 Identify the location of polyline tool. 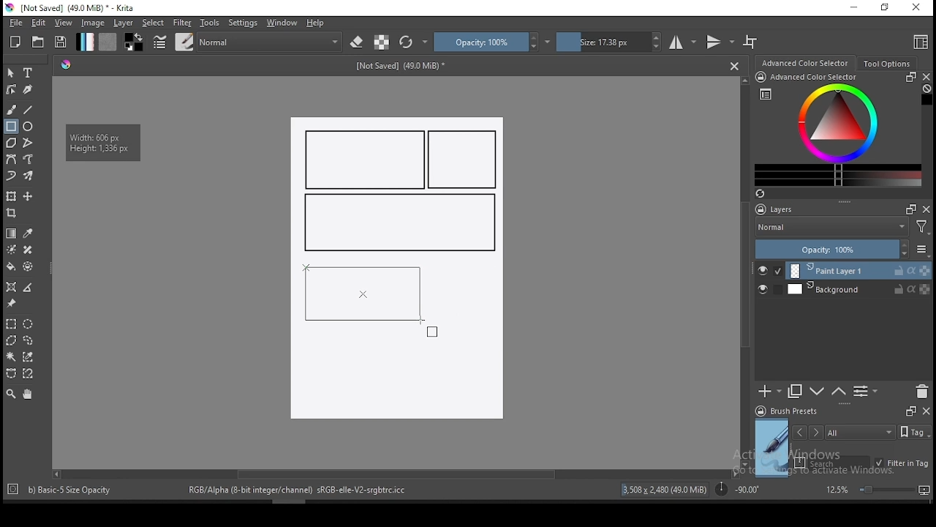
(28, 141).